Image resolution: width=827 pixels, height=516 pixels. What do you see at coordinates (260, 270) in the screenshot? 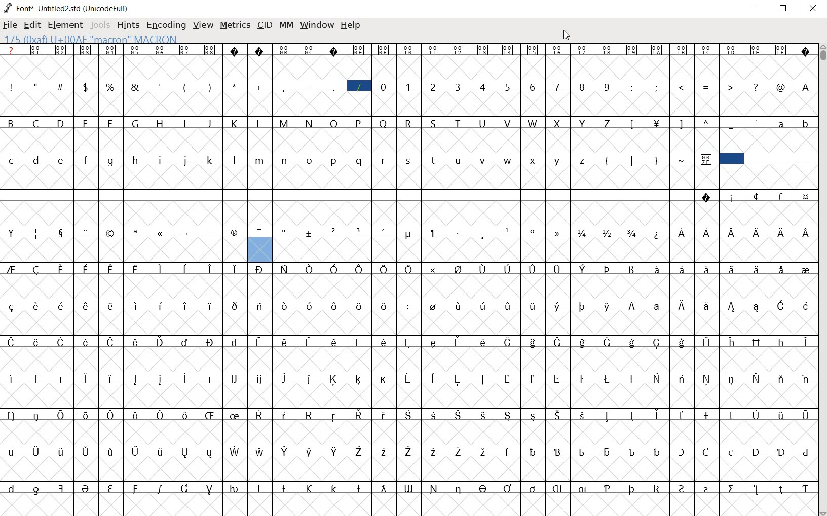
I see `Symbol` at bounding box center [260, 270].